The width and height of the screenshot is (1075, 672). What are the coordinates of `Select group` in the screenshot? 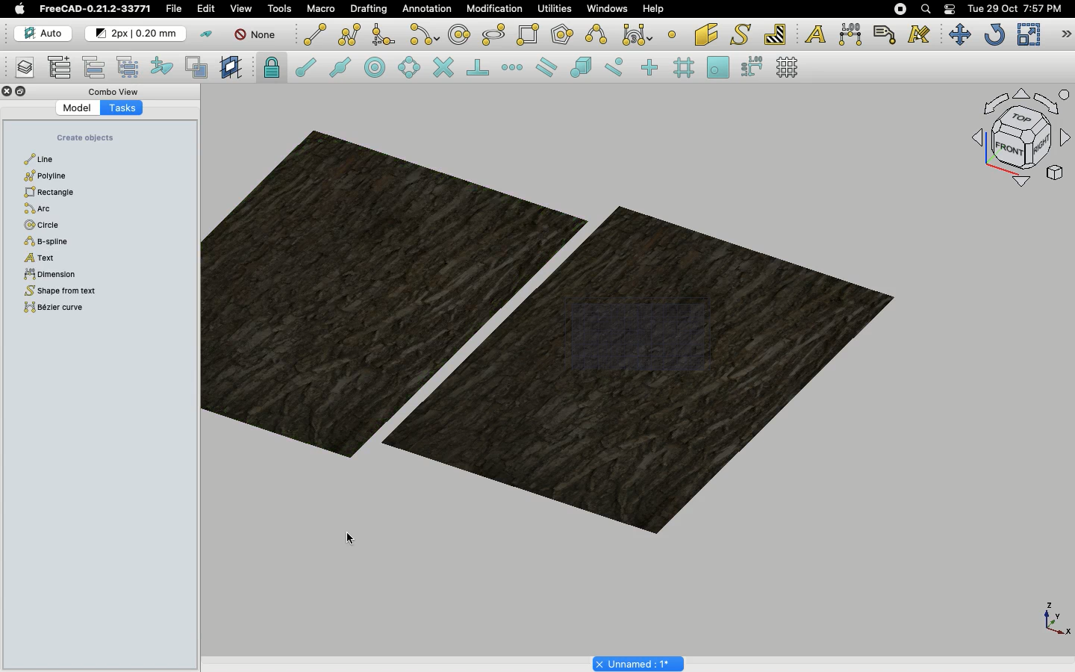 It's located at (129, 66).